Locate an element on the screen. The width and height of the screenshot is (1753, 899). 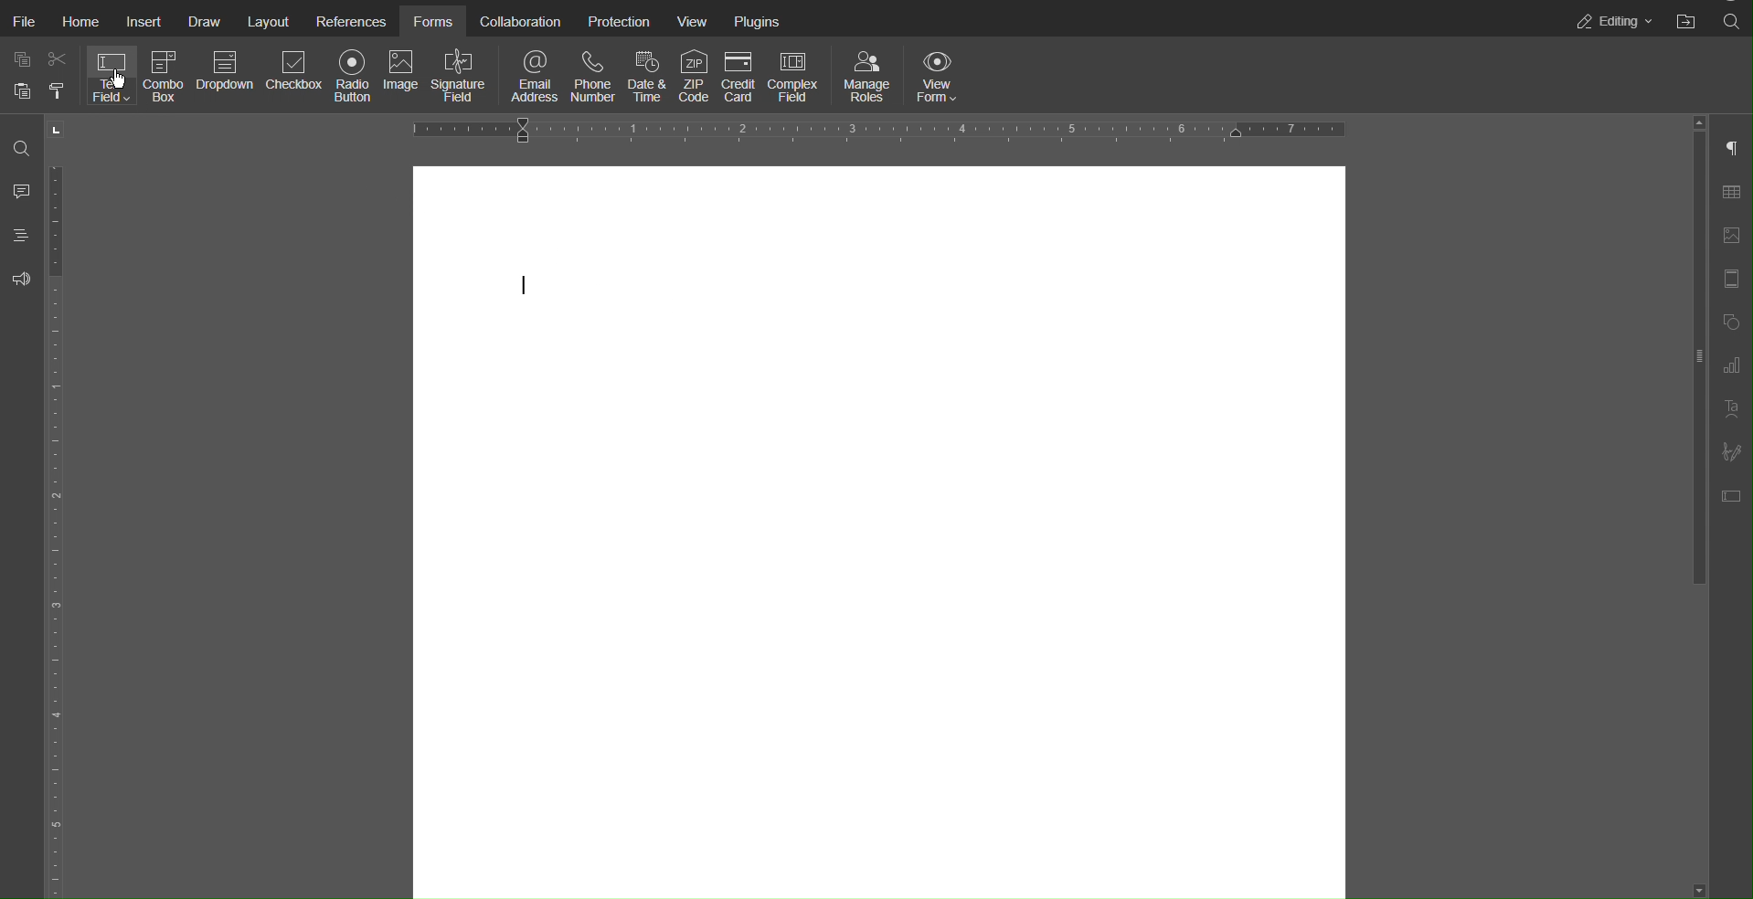
Dropdown is located at coordinates (227, 77).